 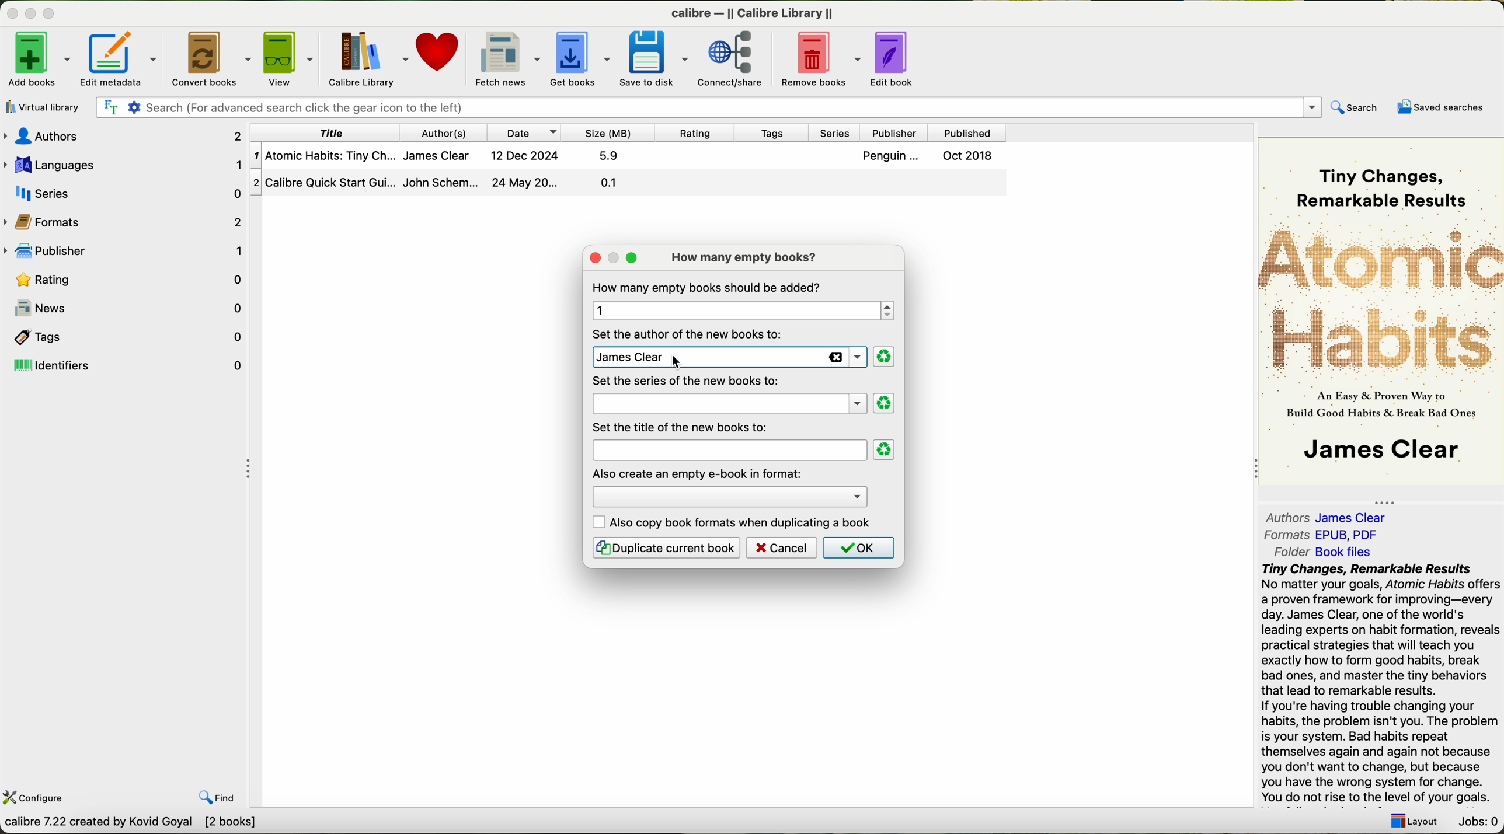 I want to click on duplicate current book, so click(x=666, y=547).